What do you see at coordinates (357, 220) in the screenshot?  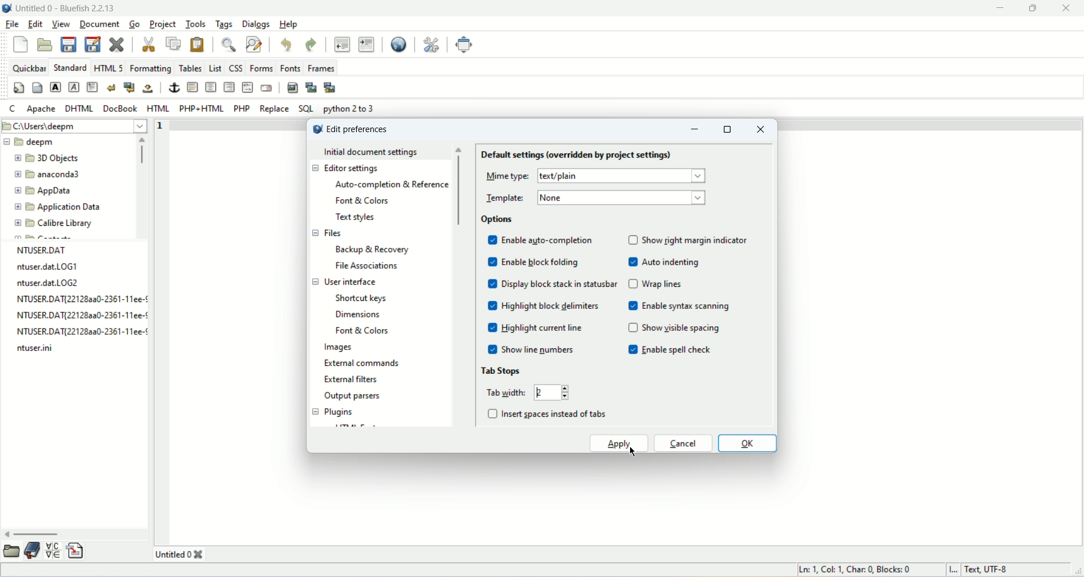 I see `text styles` at bounding box center [357, 220].